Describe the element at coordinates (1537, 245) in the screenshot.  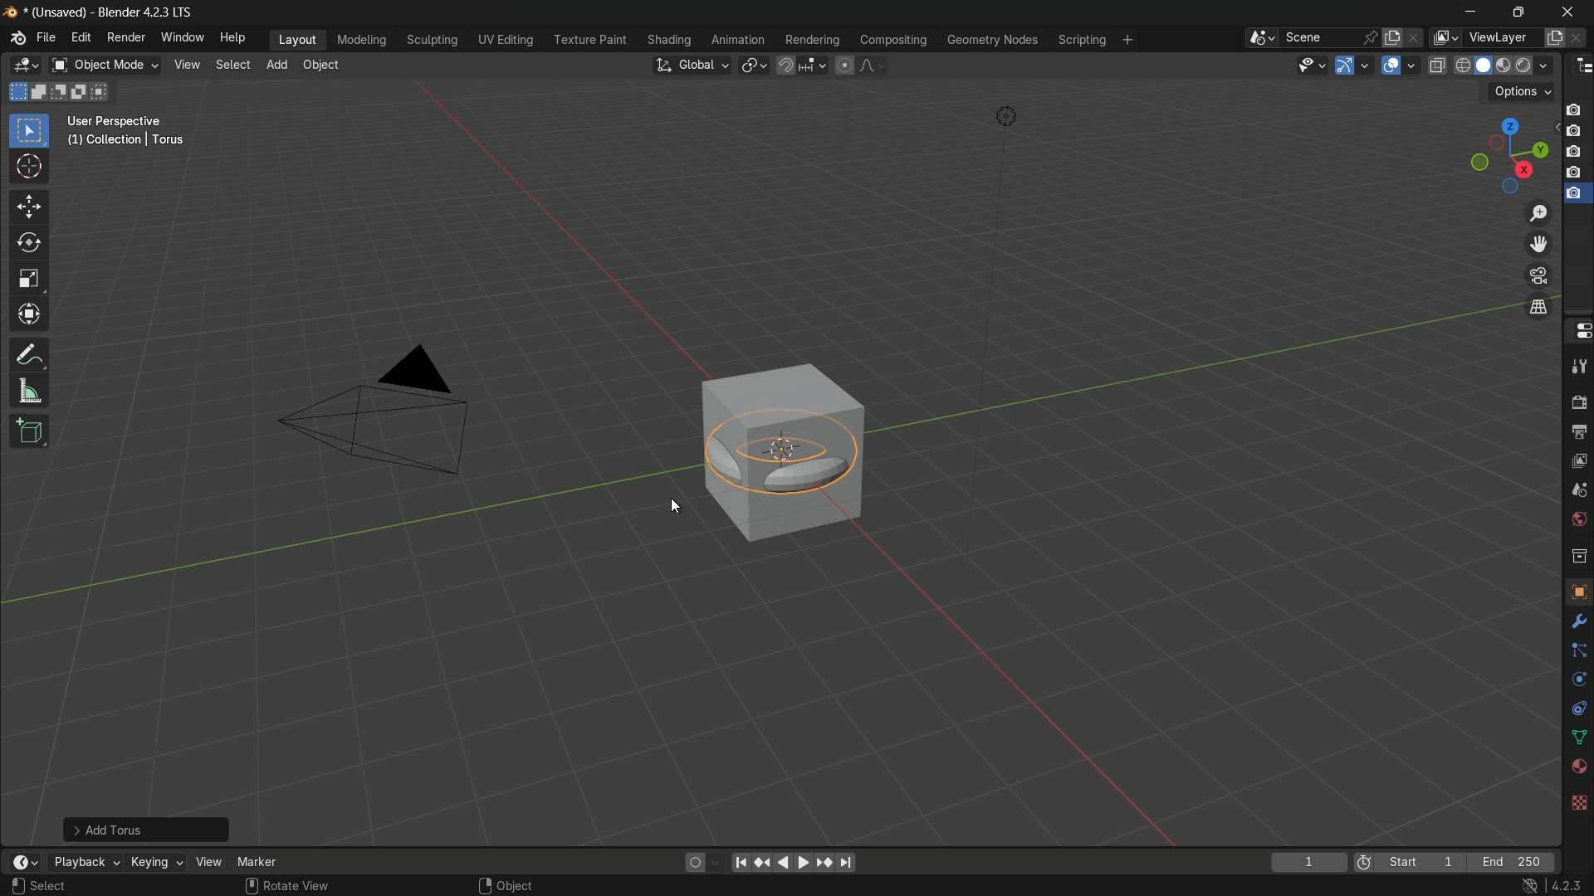
I see `move the view` at that location.